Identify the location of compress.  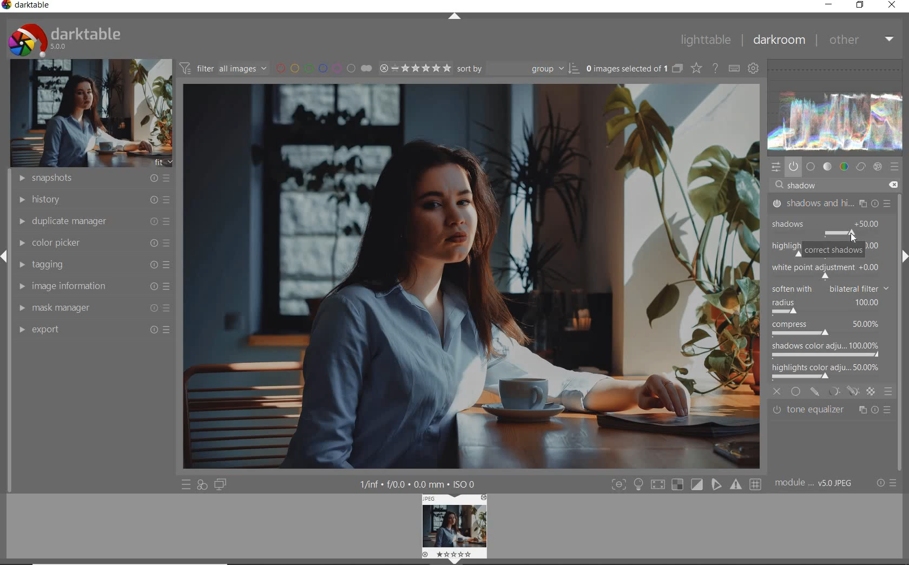
(827, 330).